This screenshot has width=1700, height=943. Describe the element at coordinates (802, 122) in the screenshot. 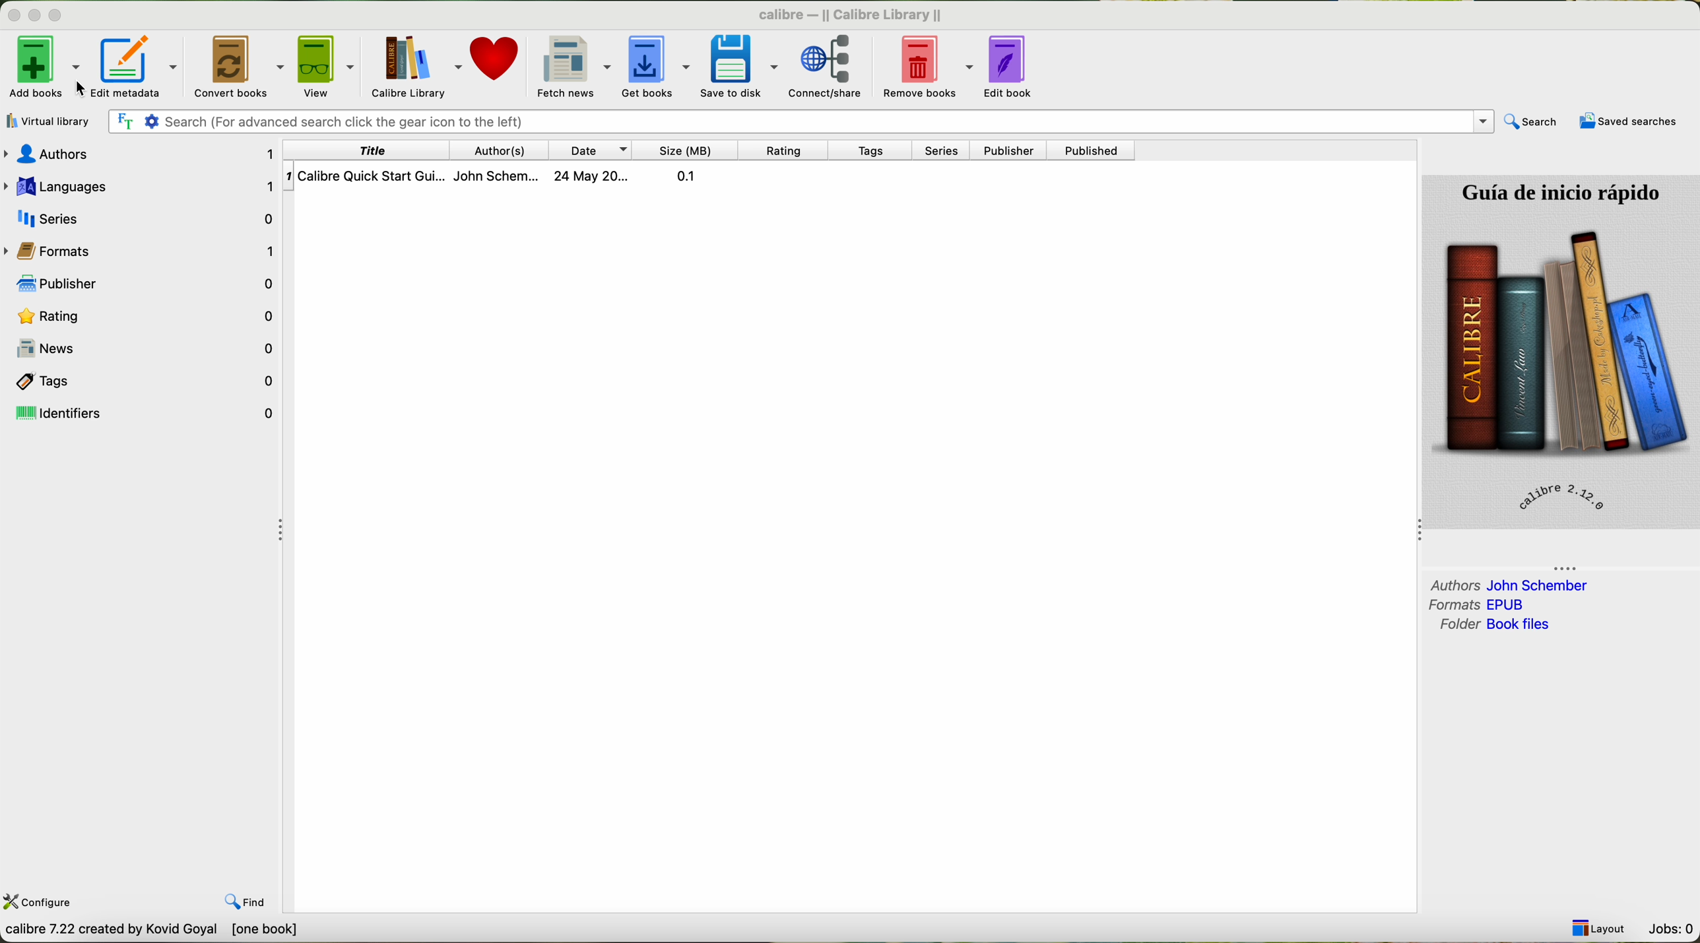

I see `search bar` at that location.